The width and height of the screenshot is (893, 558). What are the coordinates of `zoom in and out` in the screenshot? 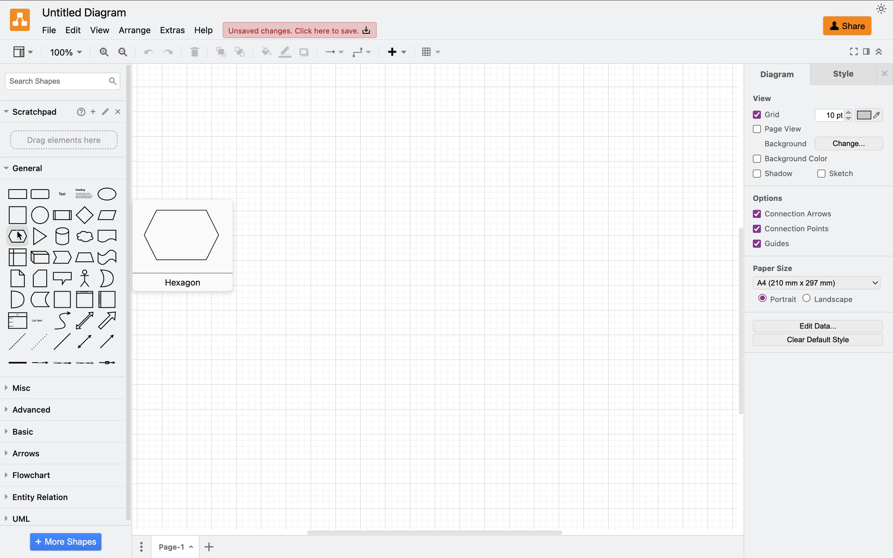 It's located at (113, 52).